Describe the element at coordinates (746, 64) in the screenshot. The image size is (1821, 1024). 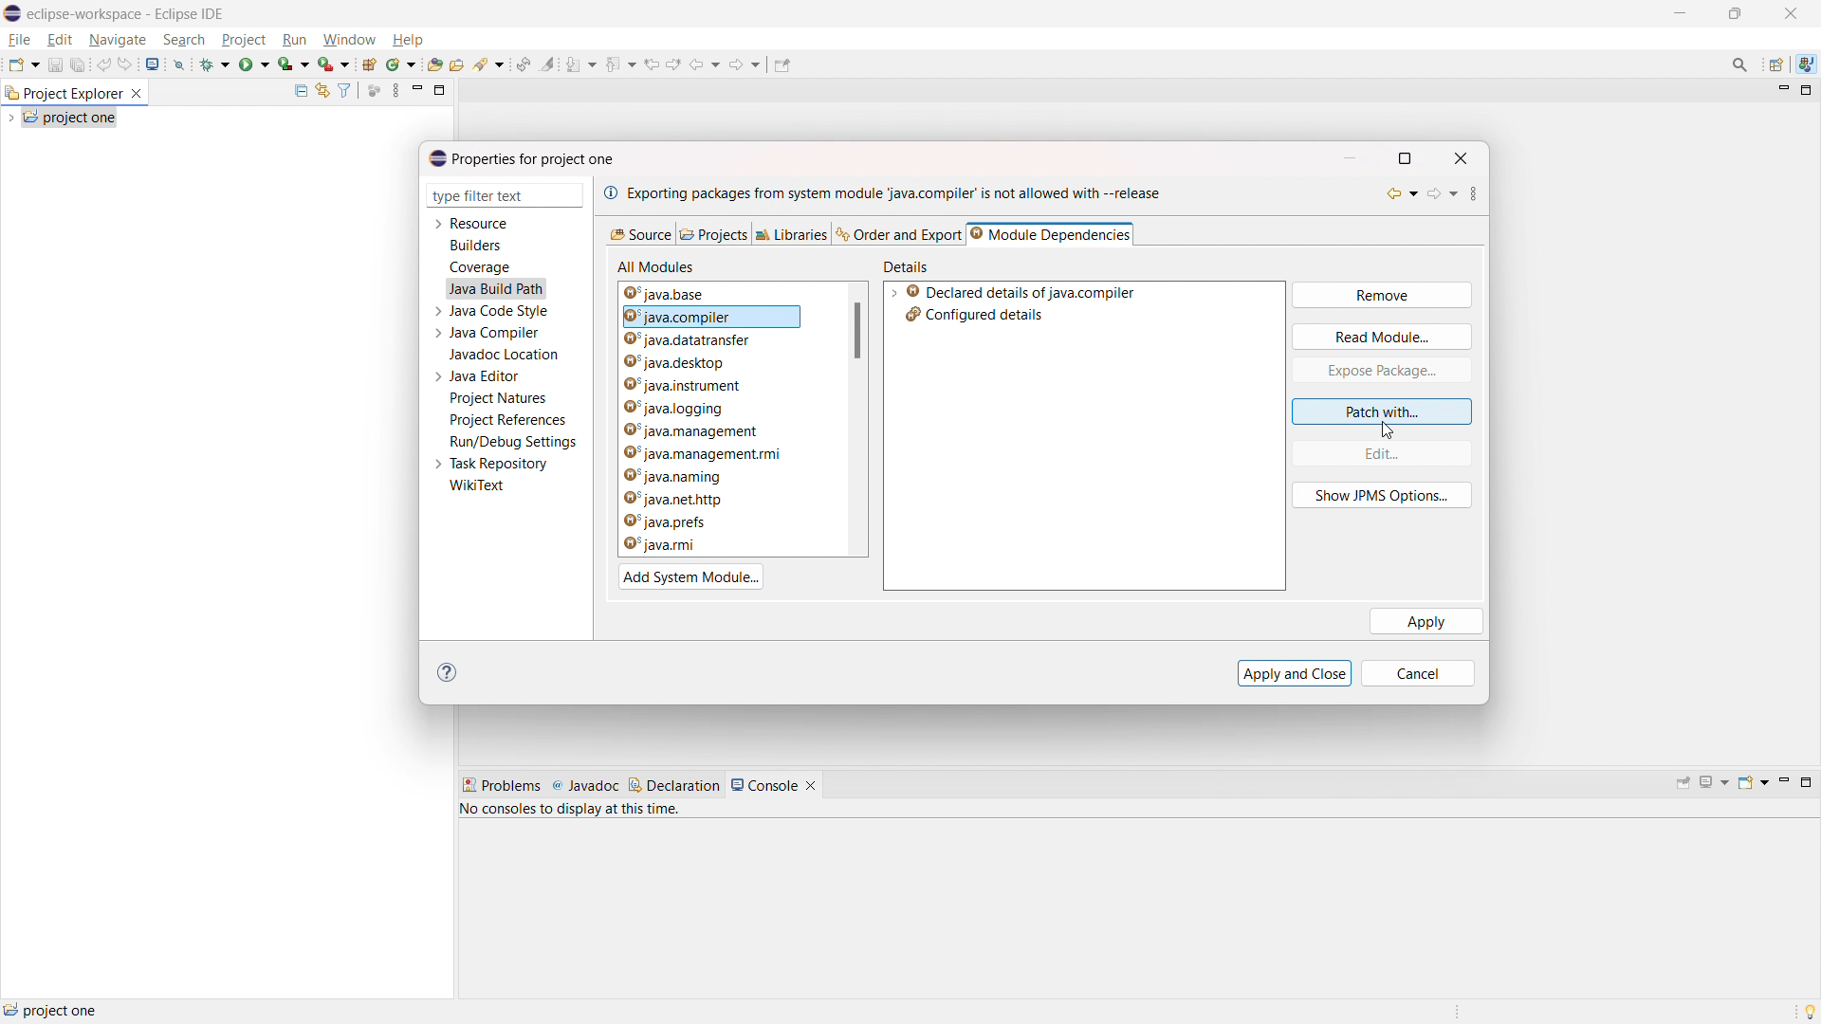
I see `forward` at that location.